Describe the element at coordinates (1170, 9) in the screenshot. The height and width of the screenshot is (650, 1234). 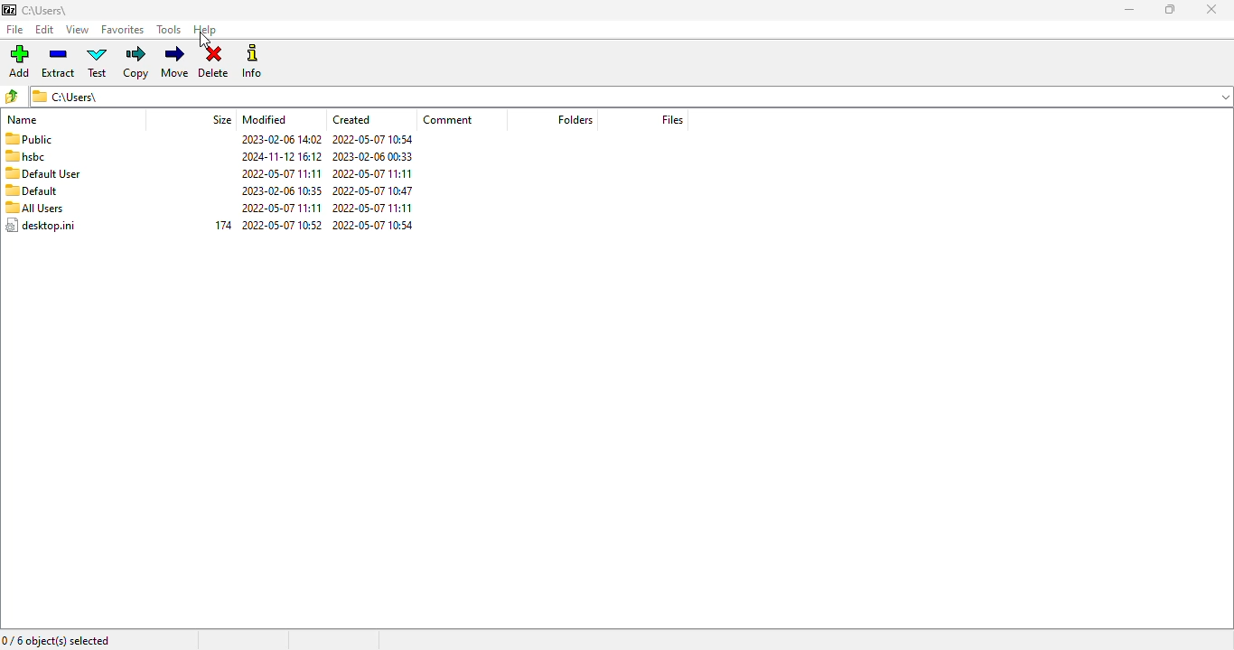
I see `maximize` at that location.